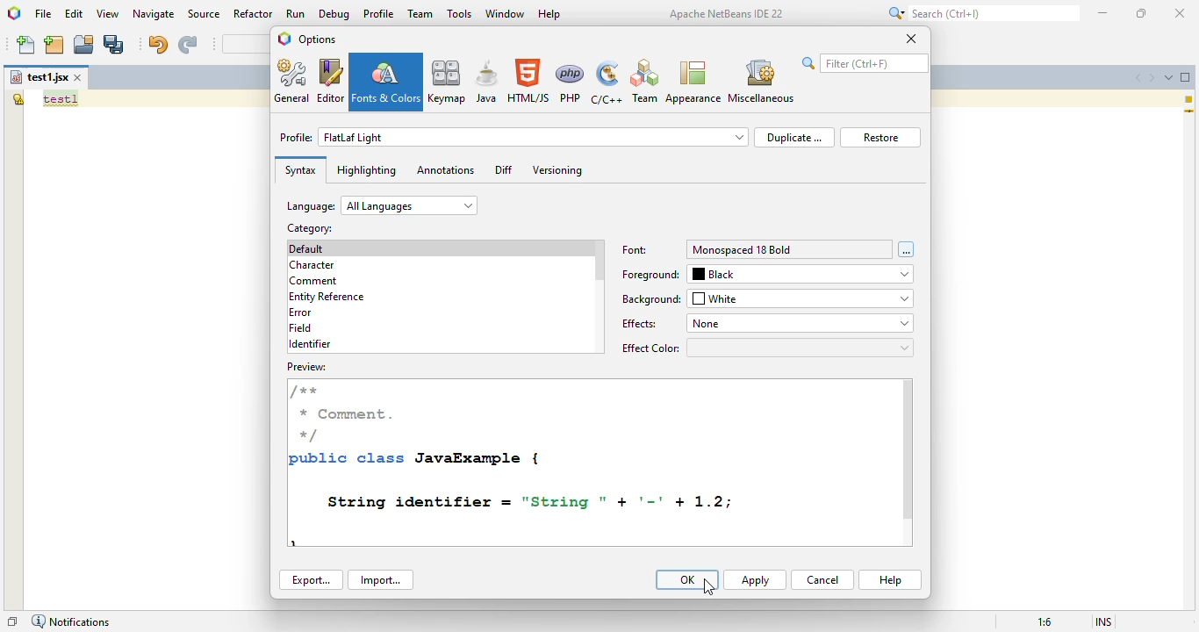 The height and width of the screenshot is (632, 1199). Describe the element at coordinates (27, 45) in the screenshot. I see `new file` at that location.